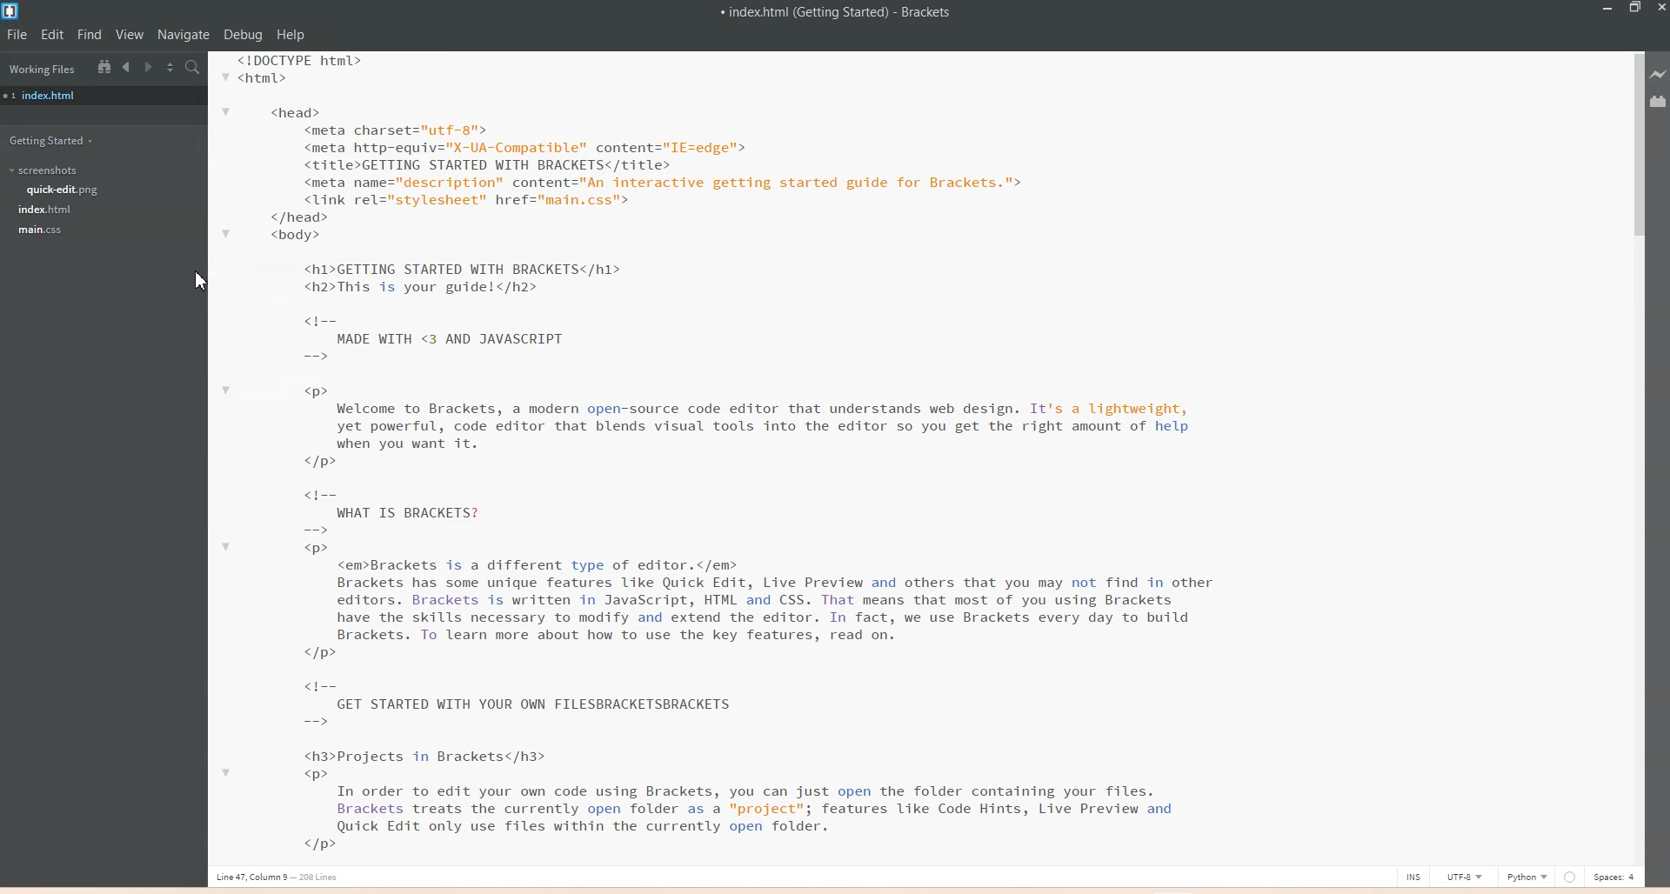 This screenshot has width=1670, height=894. I want to click on Text, so click(838, 14).